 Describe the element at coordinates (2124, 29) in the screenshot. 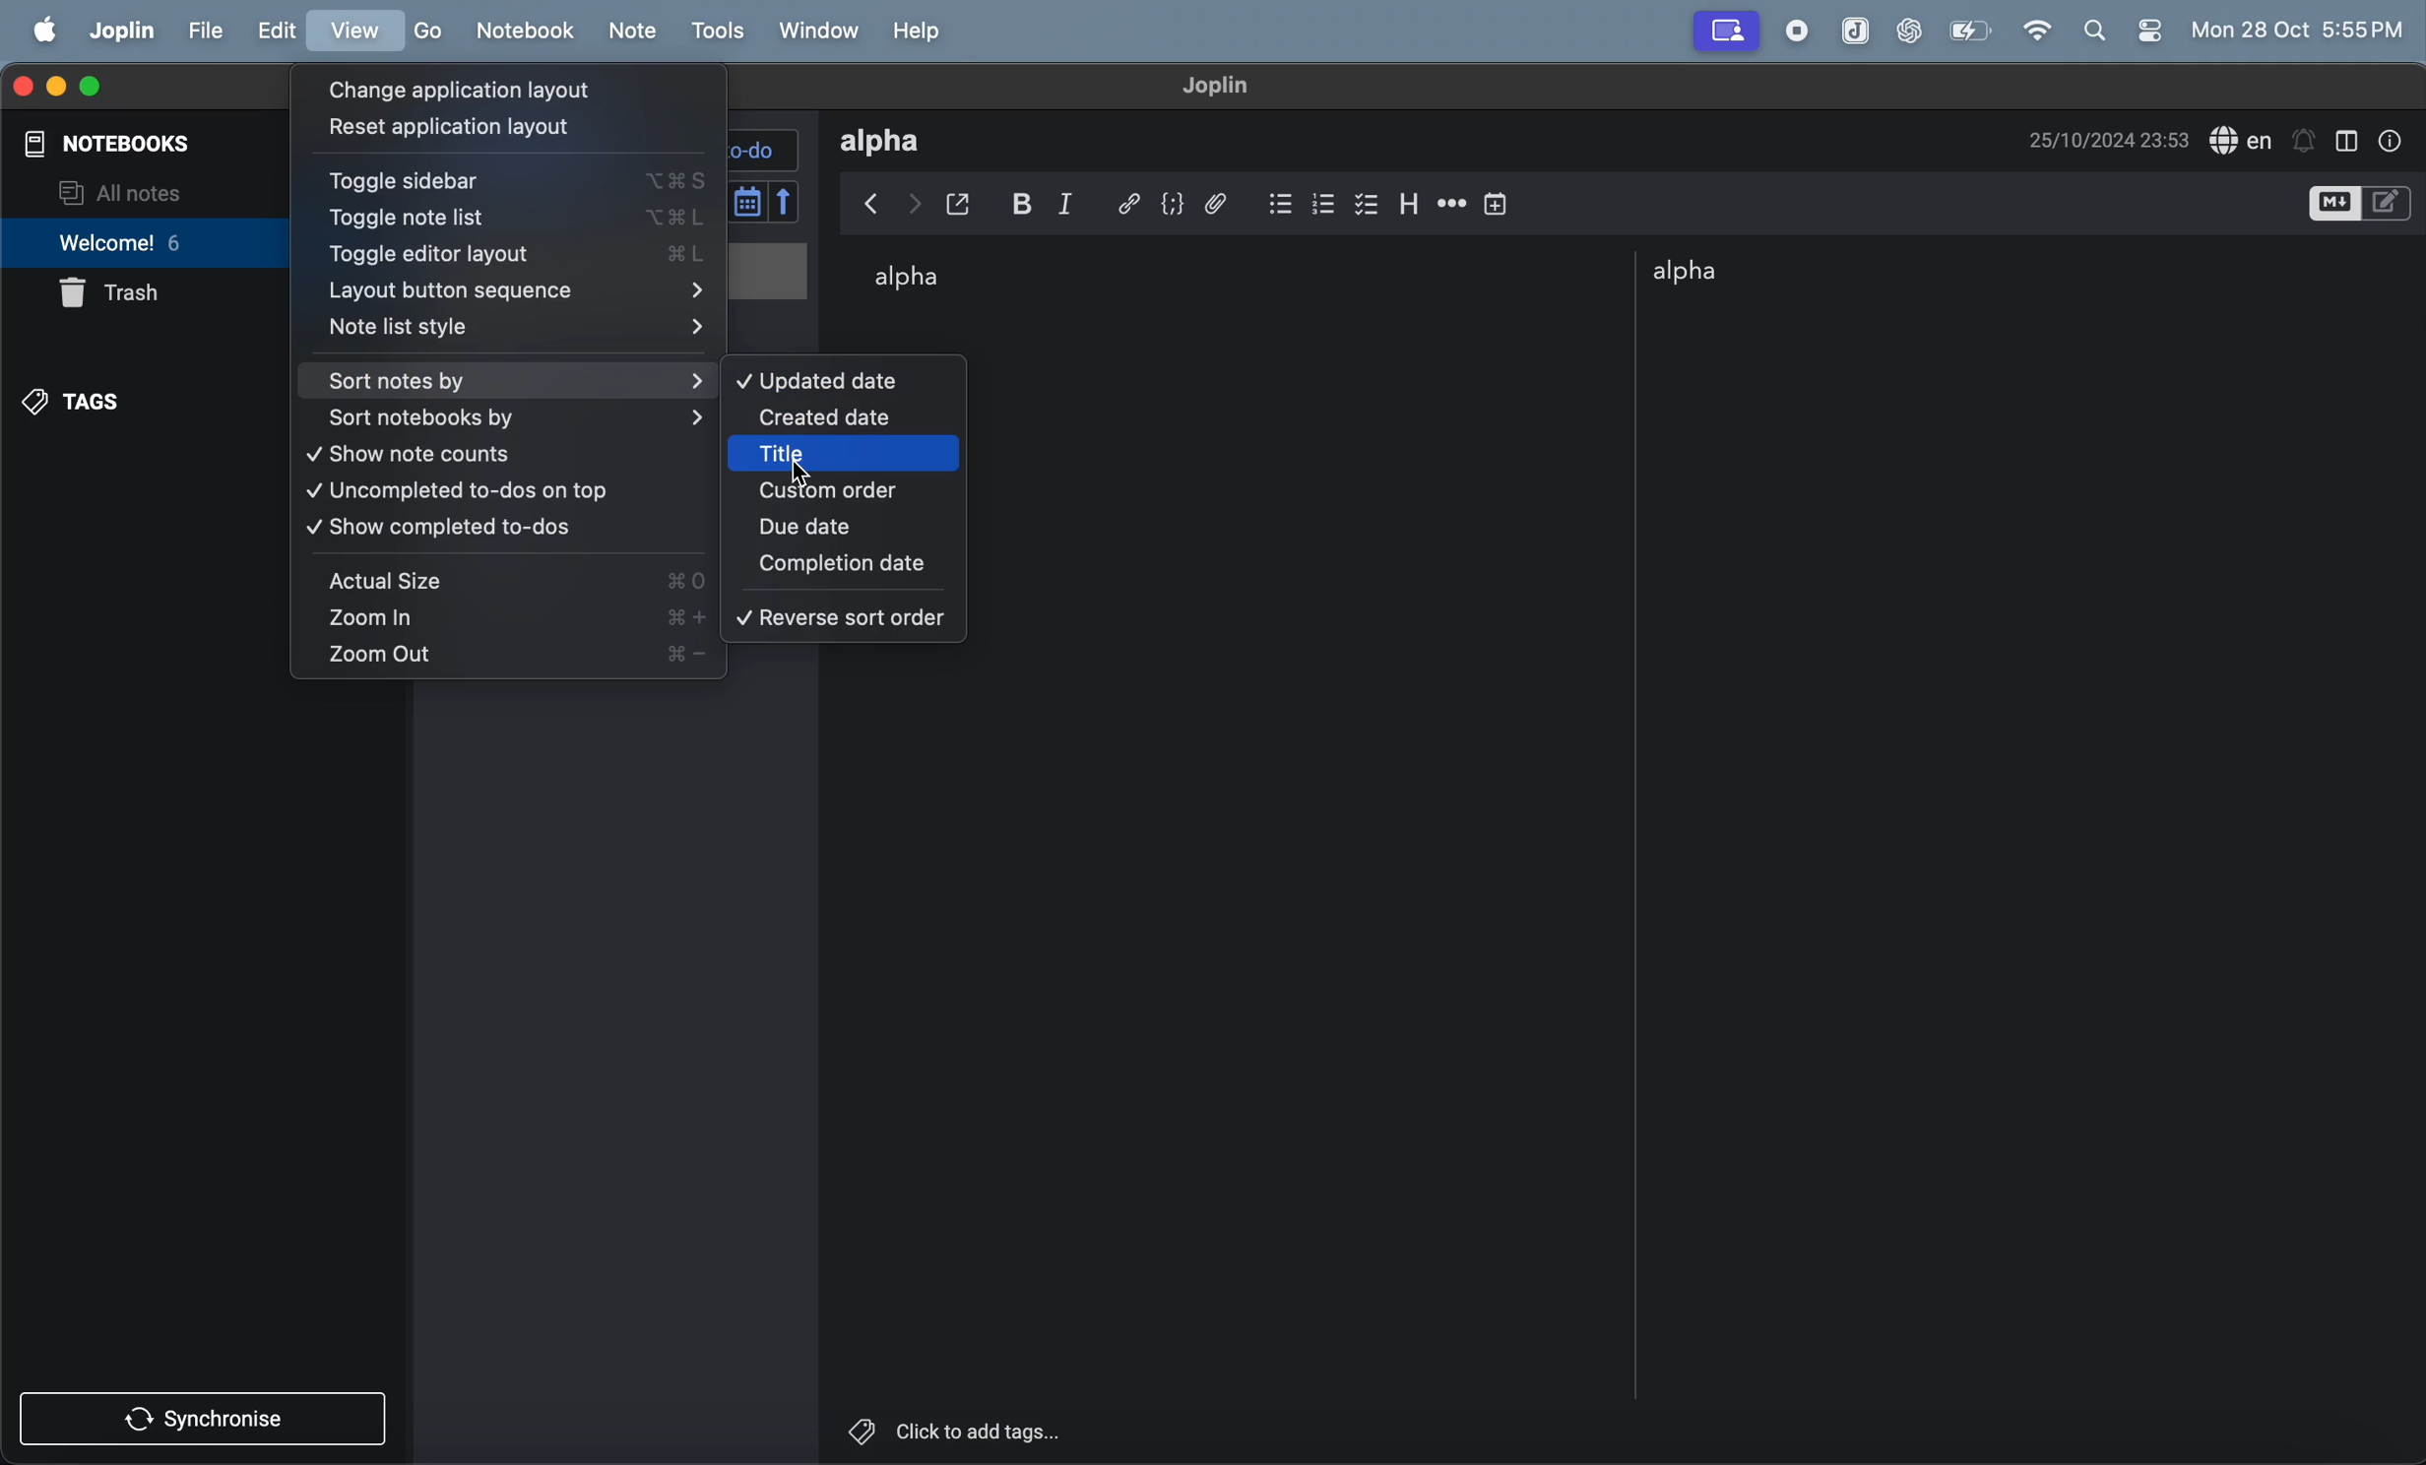

I see `apple widgets` at that location.